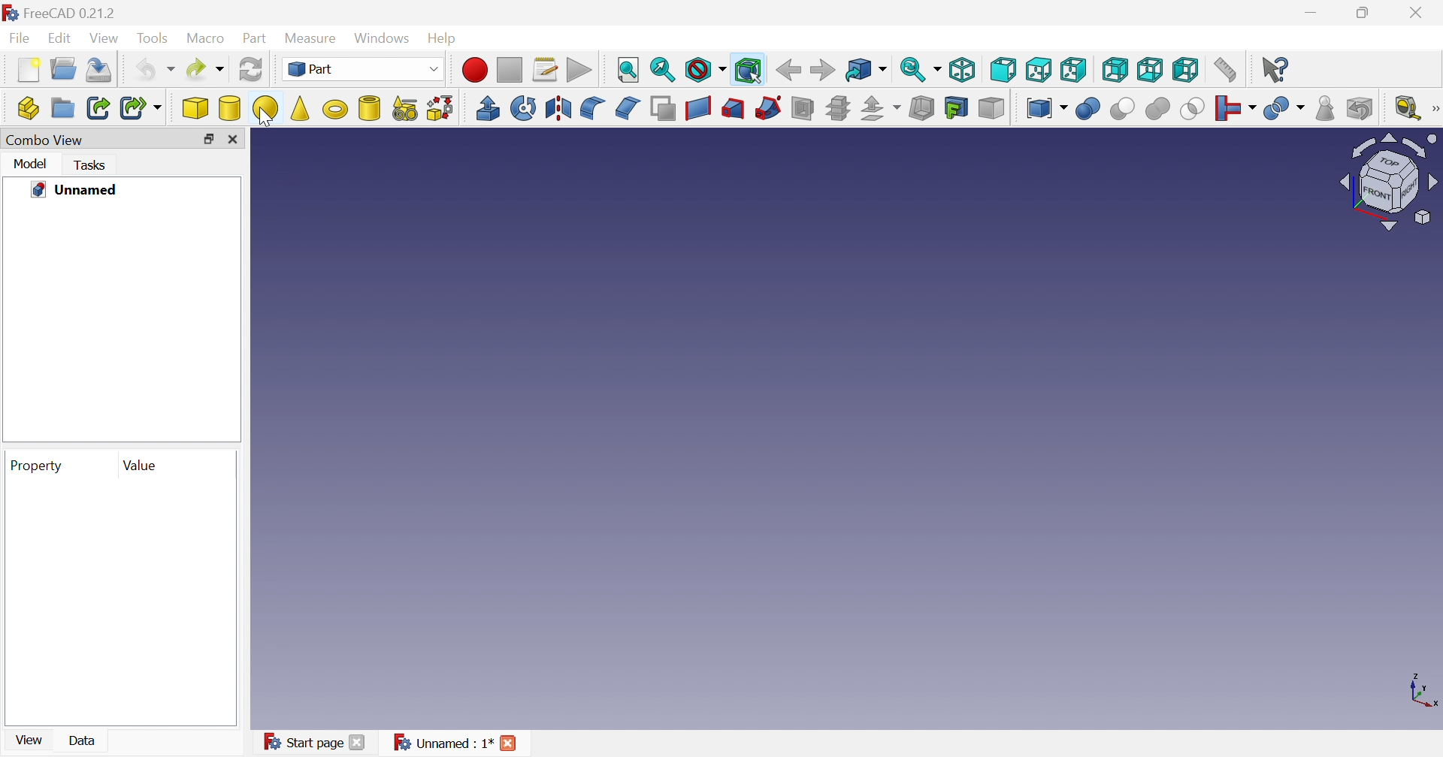 The height and width of the screenshot is (757, 1443). What do you see at coordinates (1227, 71) in the screenshot?
I see `Measure distance` at bounding box center [1227, 71].